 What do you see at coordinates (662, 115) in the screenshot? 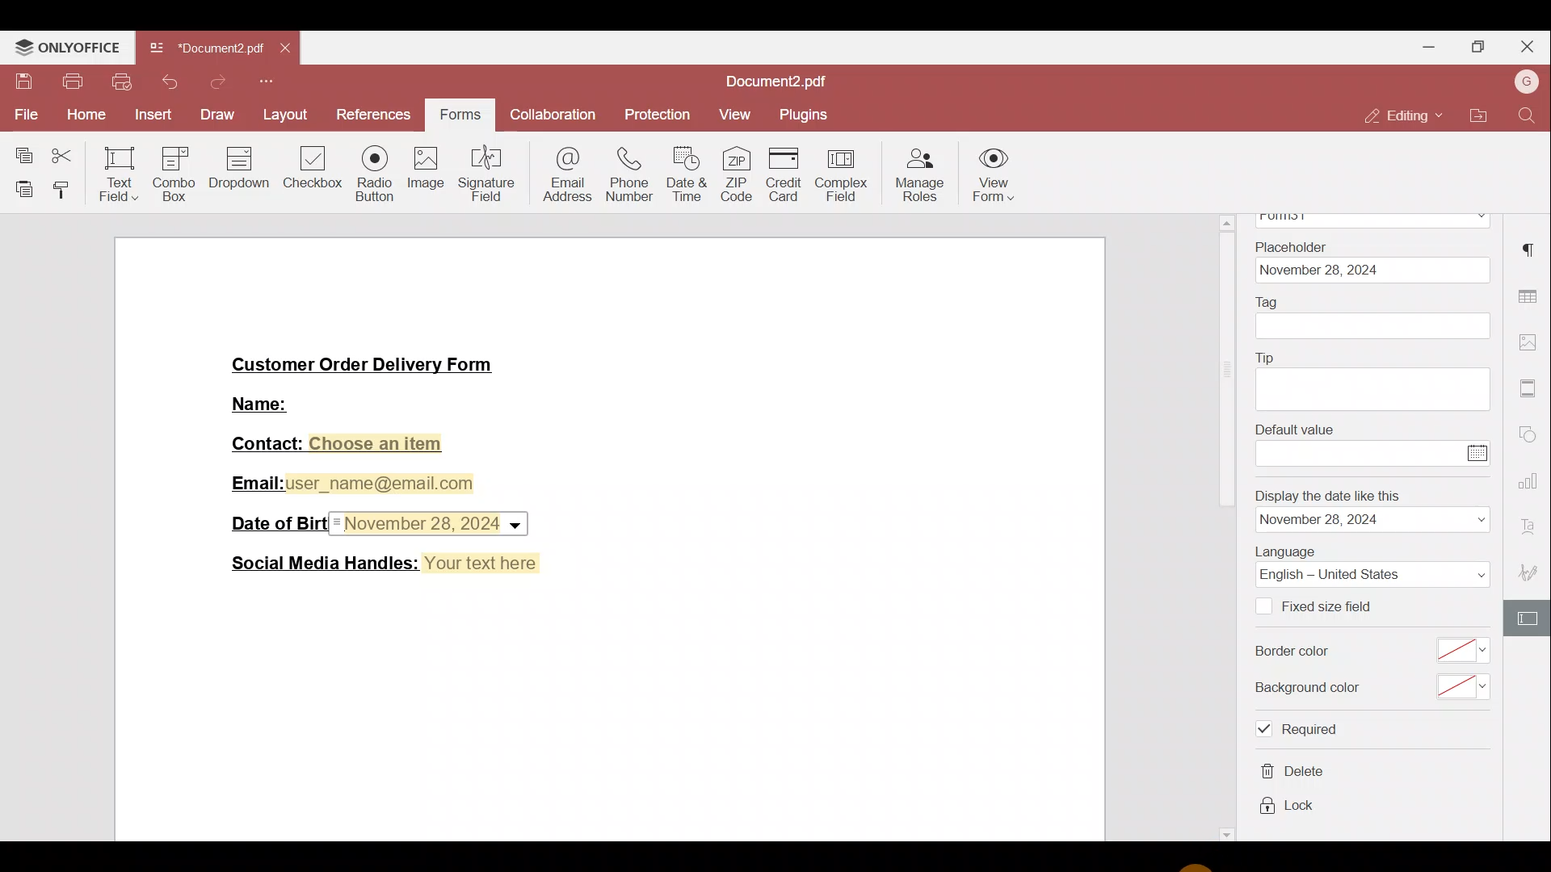
I see `Protection` at bounding box center [662, 115].